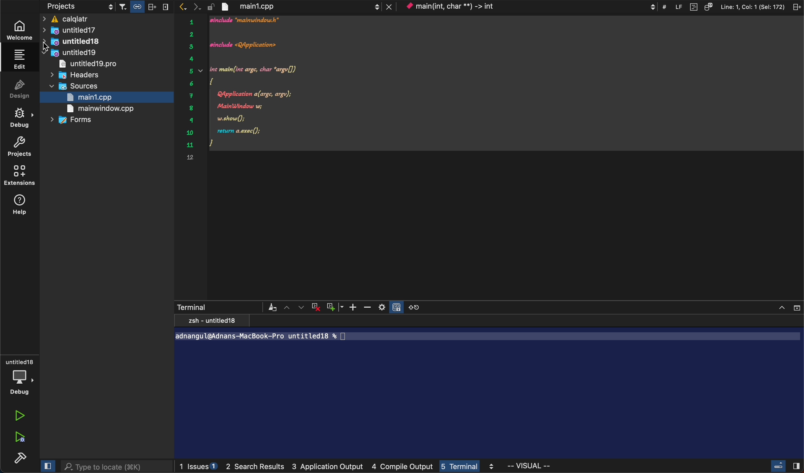 The image size is (804, 473). Describe the element at coordinates (292, 307) in the screenshot. I see `arrows` at that location.